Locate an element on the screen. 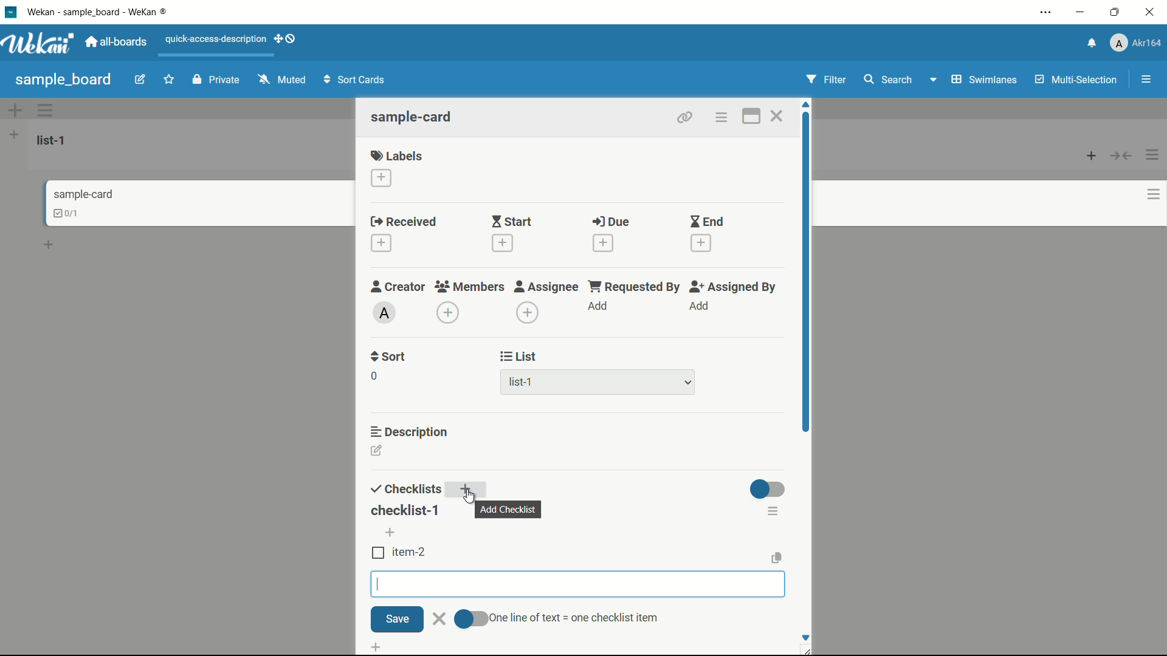 This screenshot has width=1167, height=656. add checklist pop up is located at coordinates (509, 509).